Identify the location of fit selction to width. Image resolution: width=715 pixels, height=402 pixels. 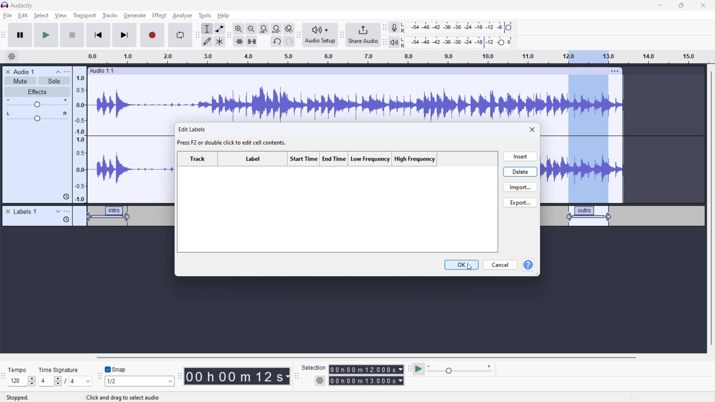
(264, 29).